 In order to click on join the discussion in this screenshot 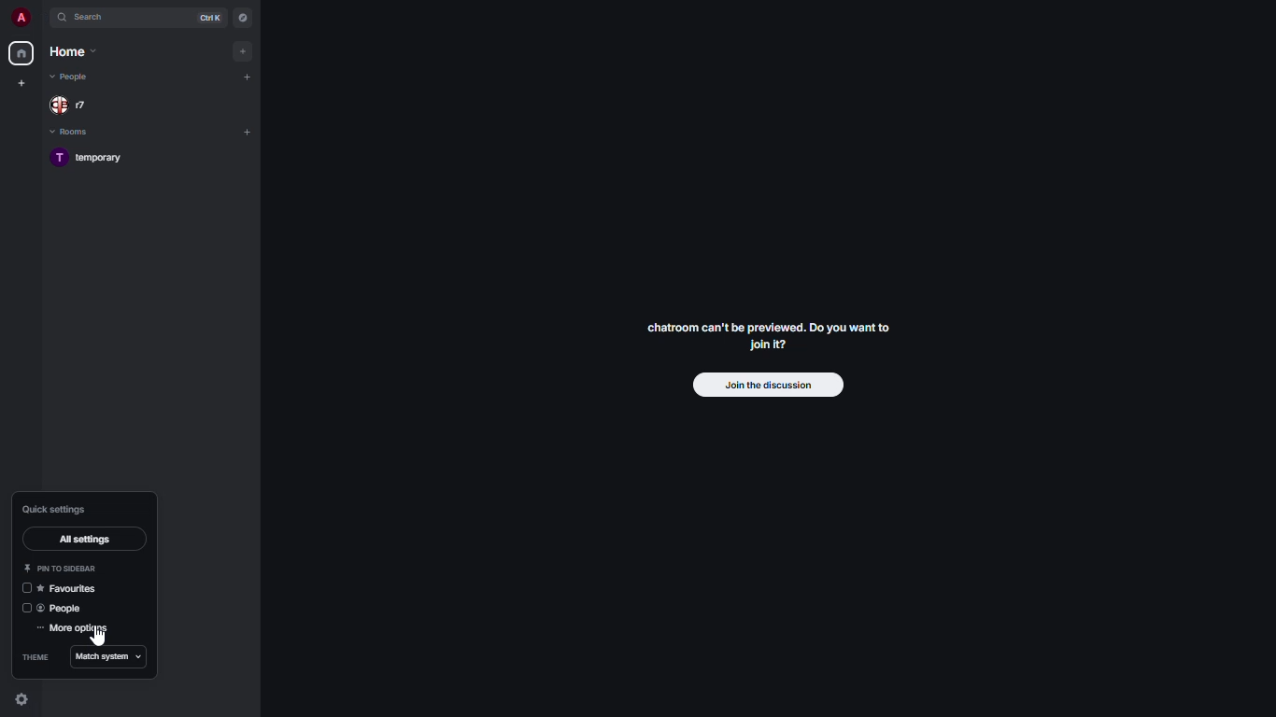, I will do `click(770, 386)`.